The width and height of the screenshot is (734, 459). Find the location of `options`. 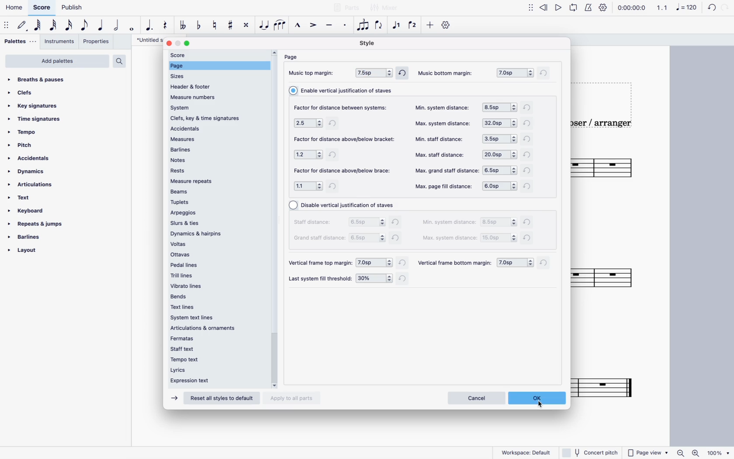

options is located at coordinates (500, 139).